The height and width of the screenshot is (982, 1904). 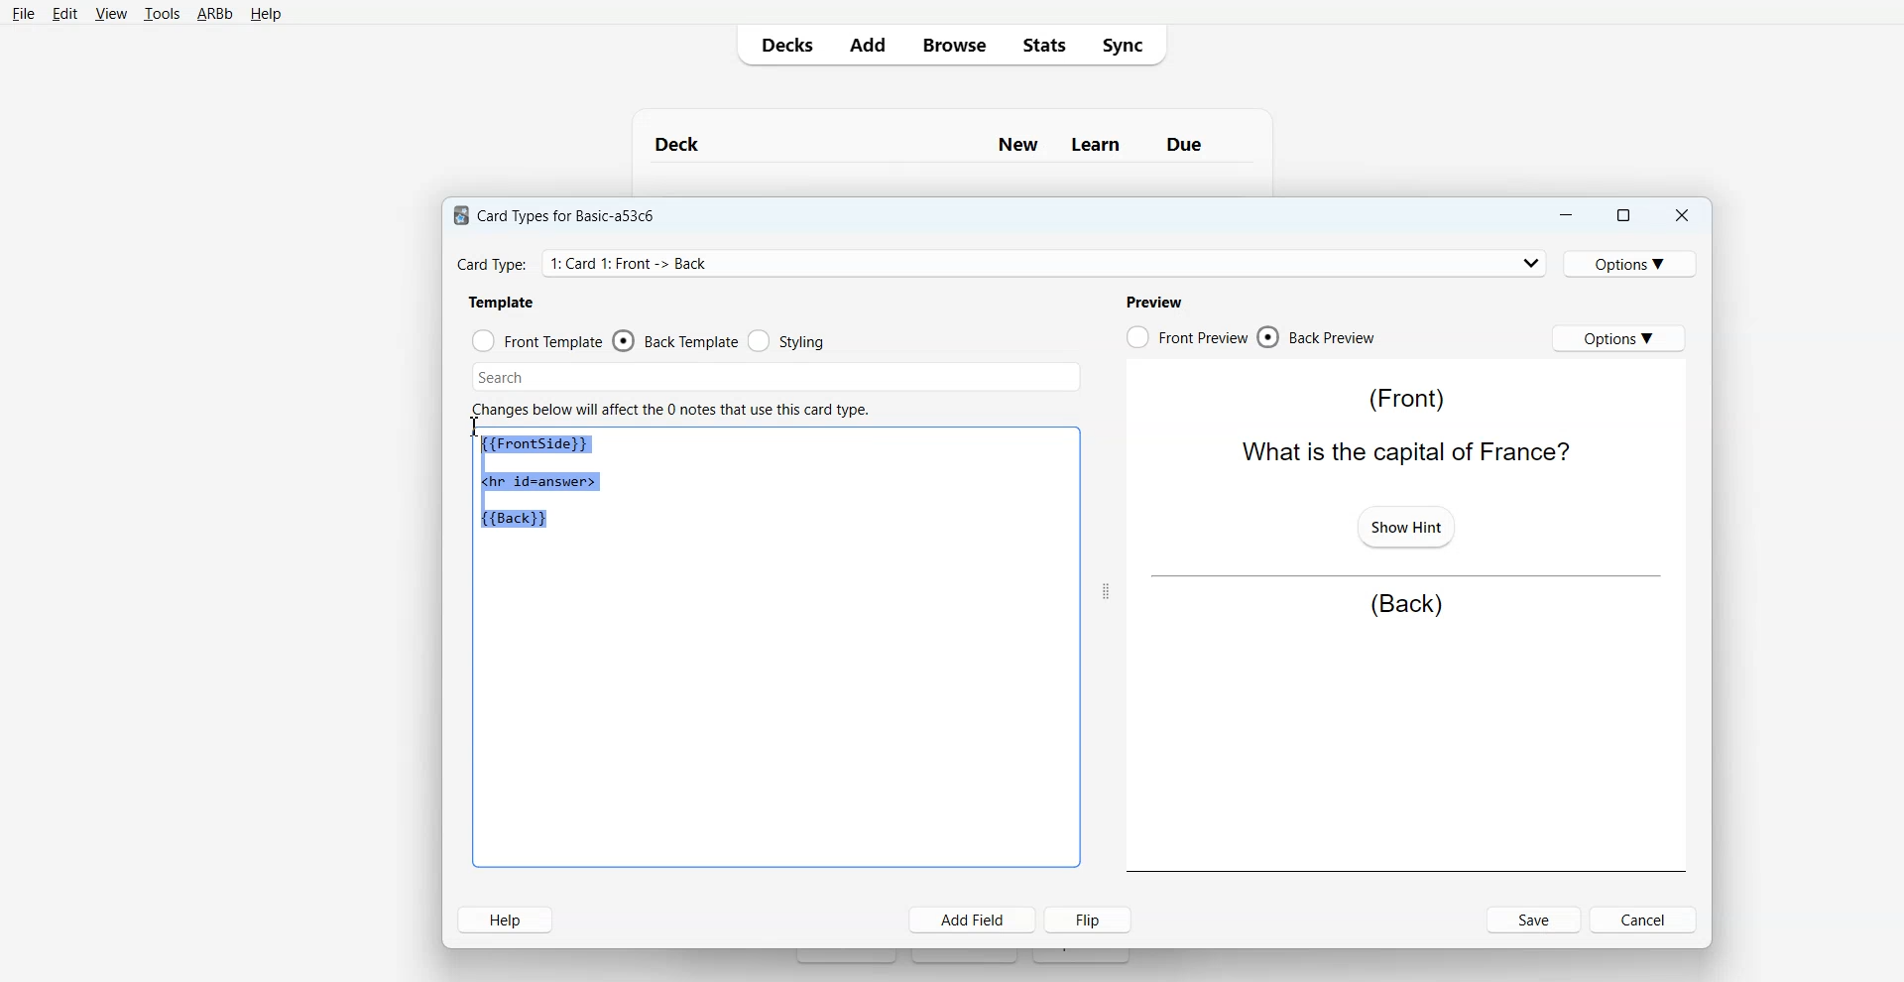 I want to click on Back Template, so click(x=675, y=341).